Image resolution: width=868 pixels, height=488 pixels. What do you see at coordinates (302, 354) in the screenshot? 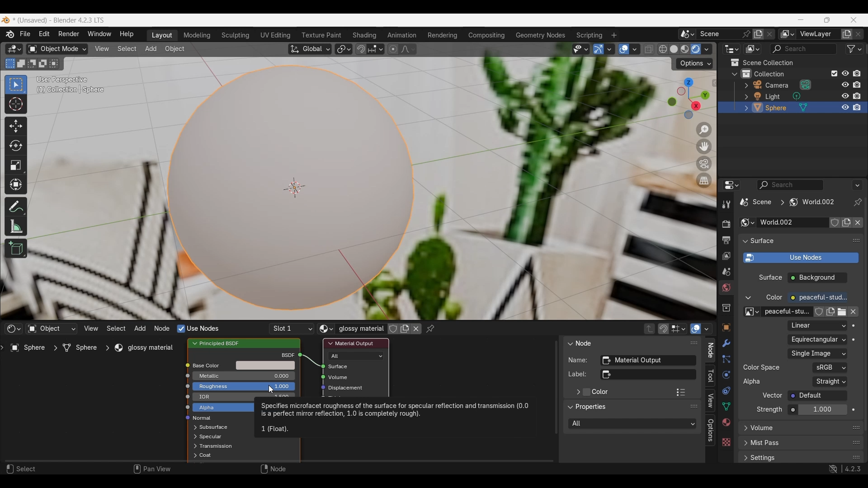
I see `icon` at bounding box center [302, 354].